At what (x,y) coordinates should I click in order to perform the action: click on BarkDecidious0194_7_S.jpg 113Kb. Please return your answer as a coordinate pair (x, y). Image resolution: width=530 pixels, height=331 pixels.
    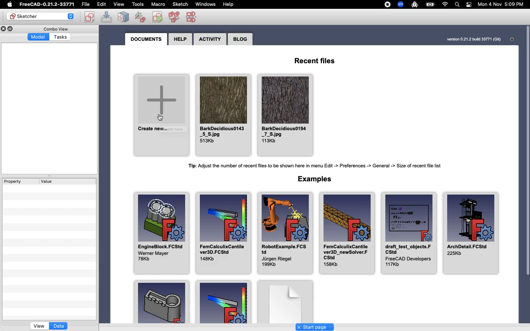
    Looking at the image, I should click on (286, 114).